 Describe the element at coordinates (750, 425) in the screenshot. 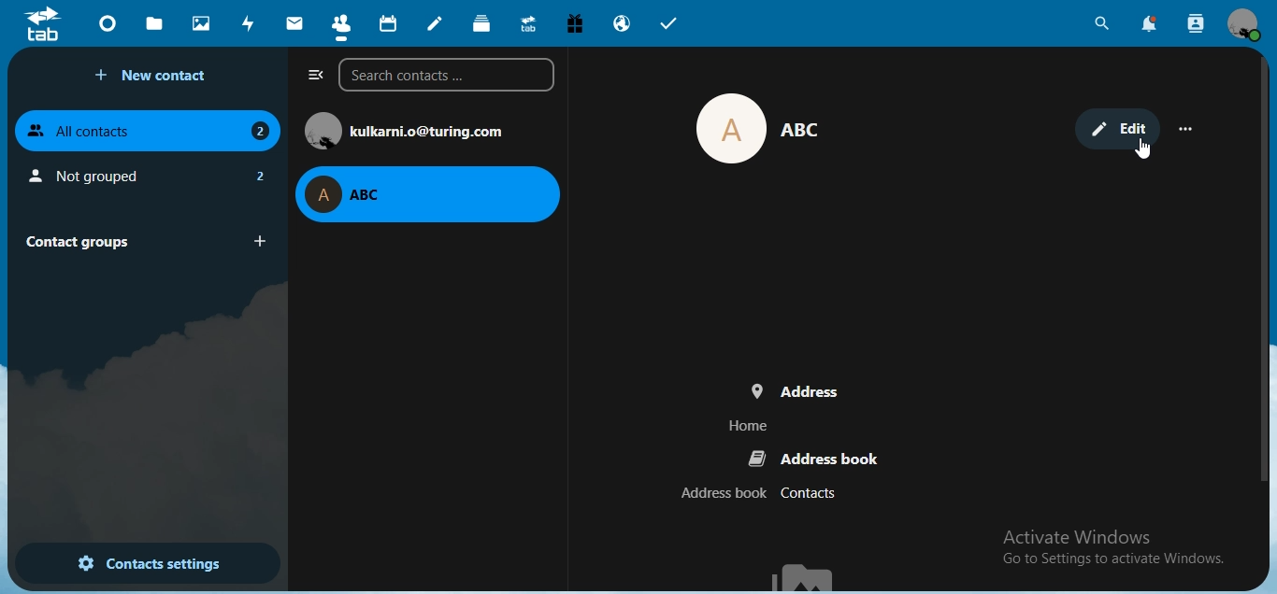

I see `home` at that location.